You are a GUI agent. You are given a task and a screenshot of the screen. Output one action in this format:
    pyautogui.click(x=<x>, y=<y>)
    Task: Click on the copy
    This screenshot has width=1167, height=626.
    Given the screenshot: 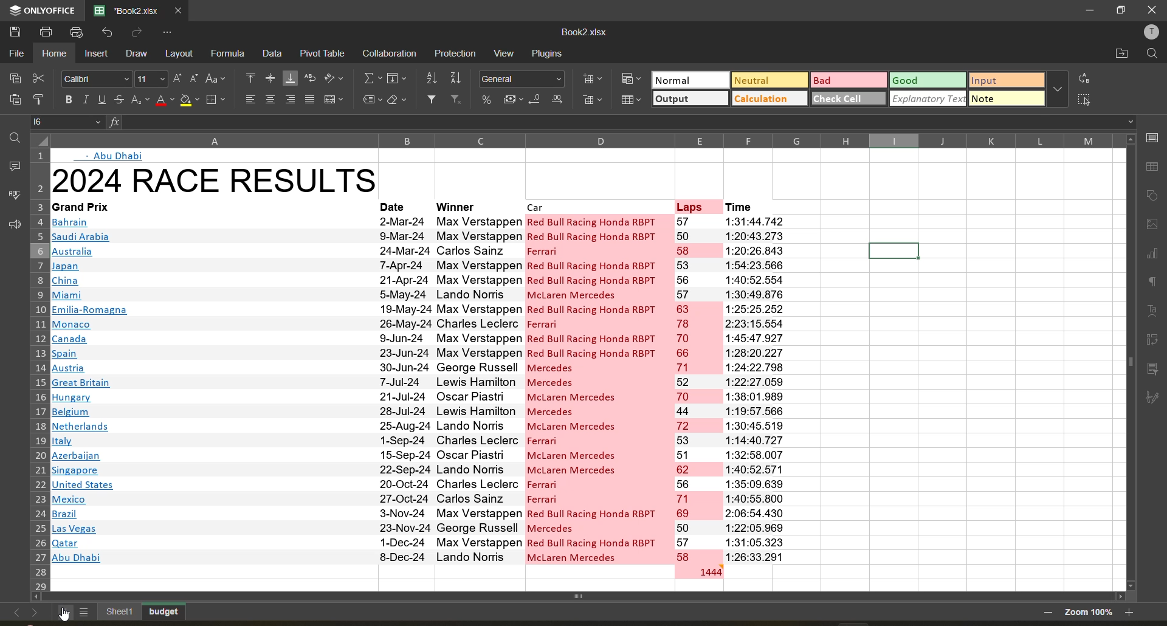 What is the action you would take?
    pyautogui.click(x=13, y=80)
    